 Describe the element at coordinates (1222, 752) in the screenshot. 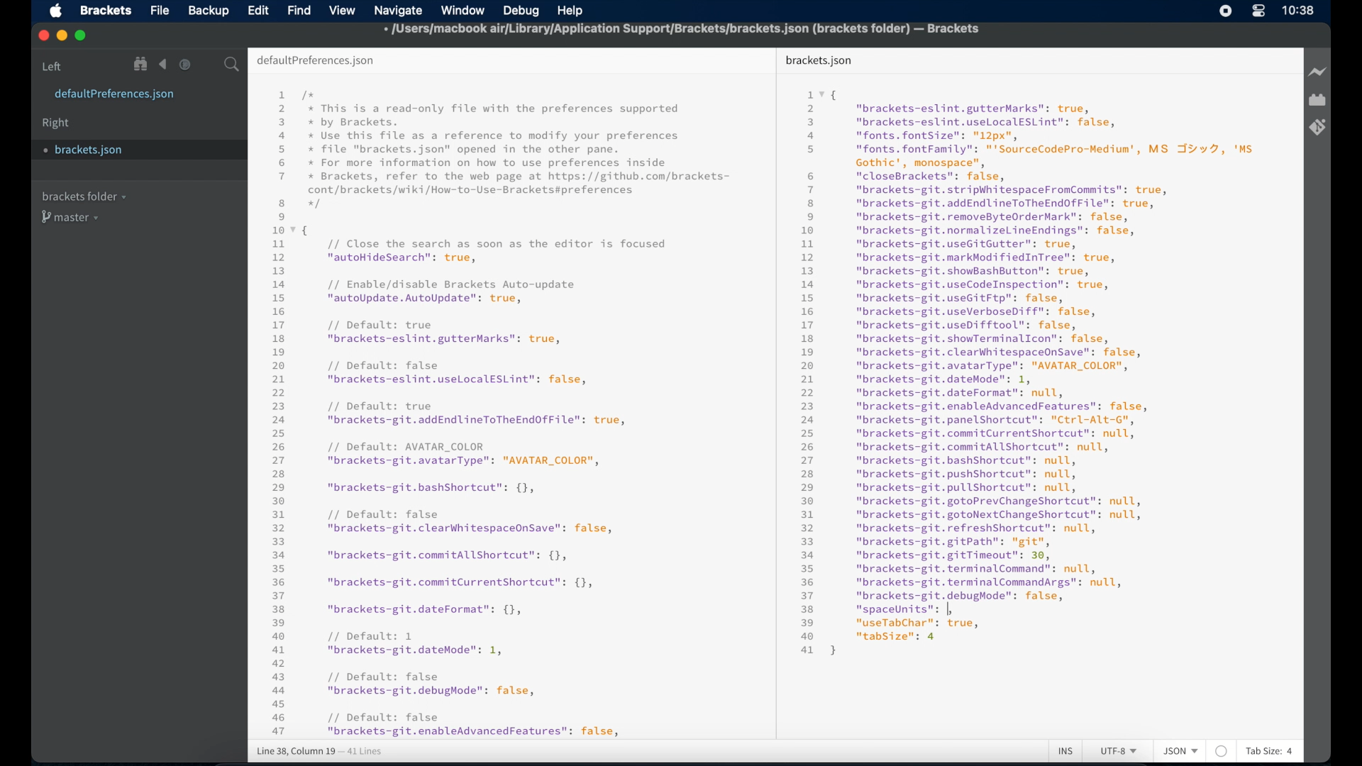

I see `no linter available for json` at that location.